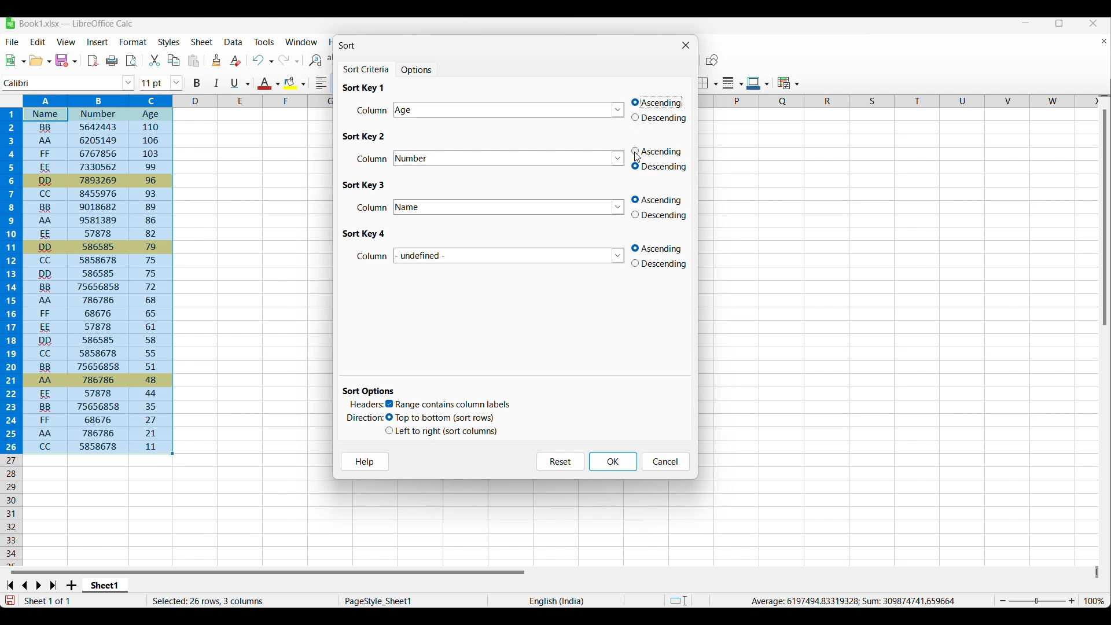 This screenshot has width=1111, height=625. What do you see at coordinates (372, 110) in the screenshot?
I see `Indicates sort by column` at bounding box center [372, 110].